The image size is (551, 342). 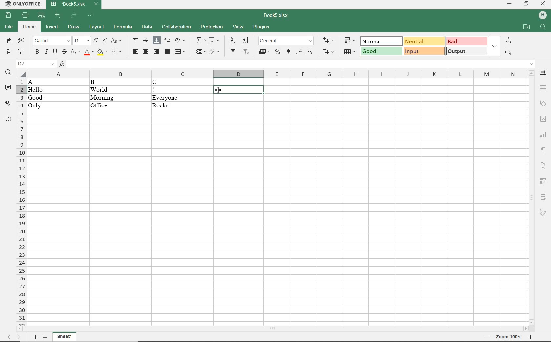 I want to click on text art, so click(x=543, y=165).